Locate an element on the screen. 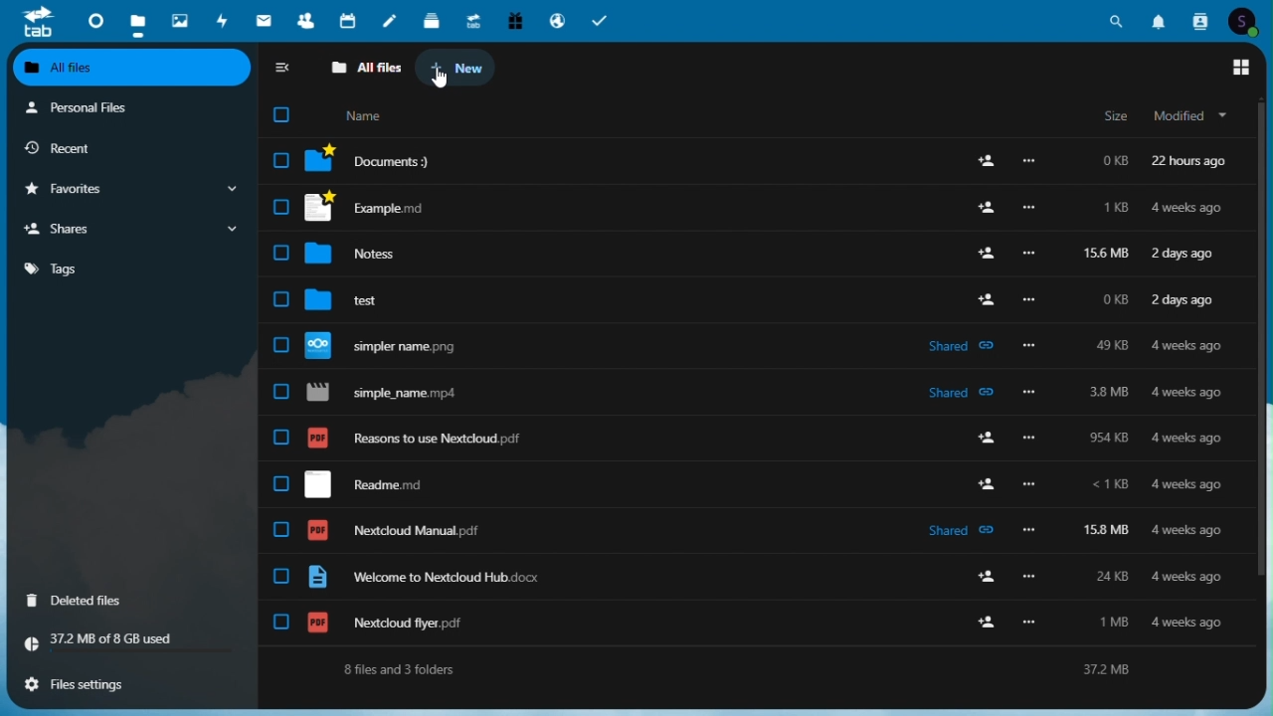  test is located at coordinates (354, 301).